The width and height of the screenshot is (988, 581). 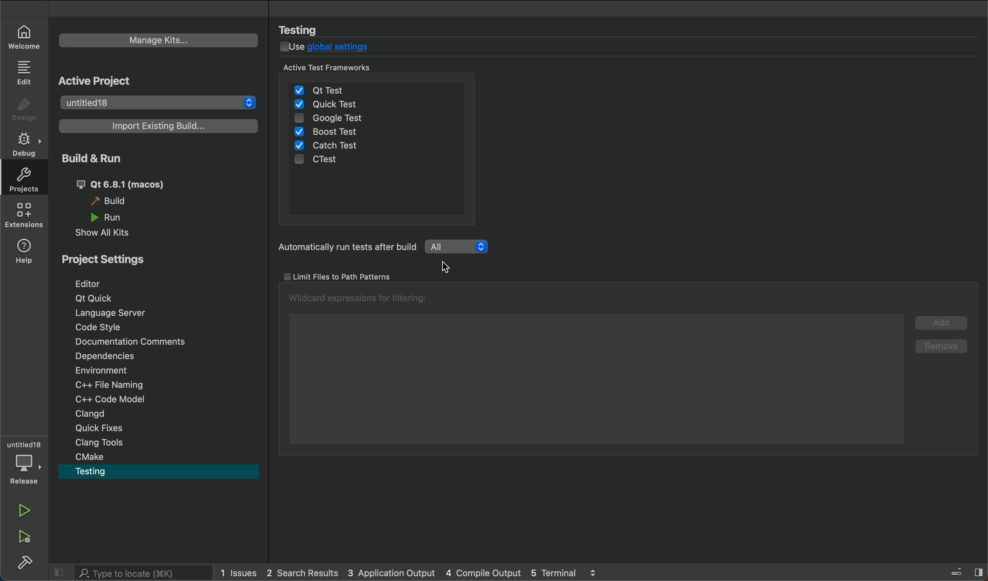 I want to click on type, so click(x=129, y=572).